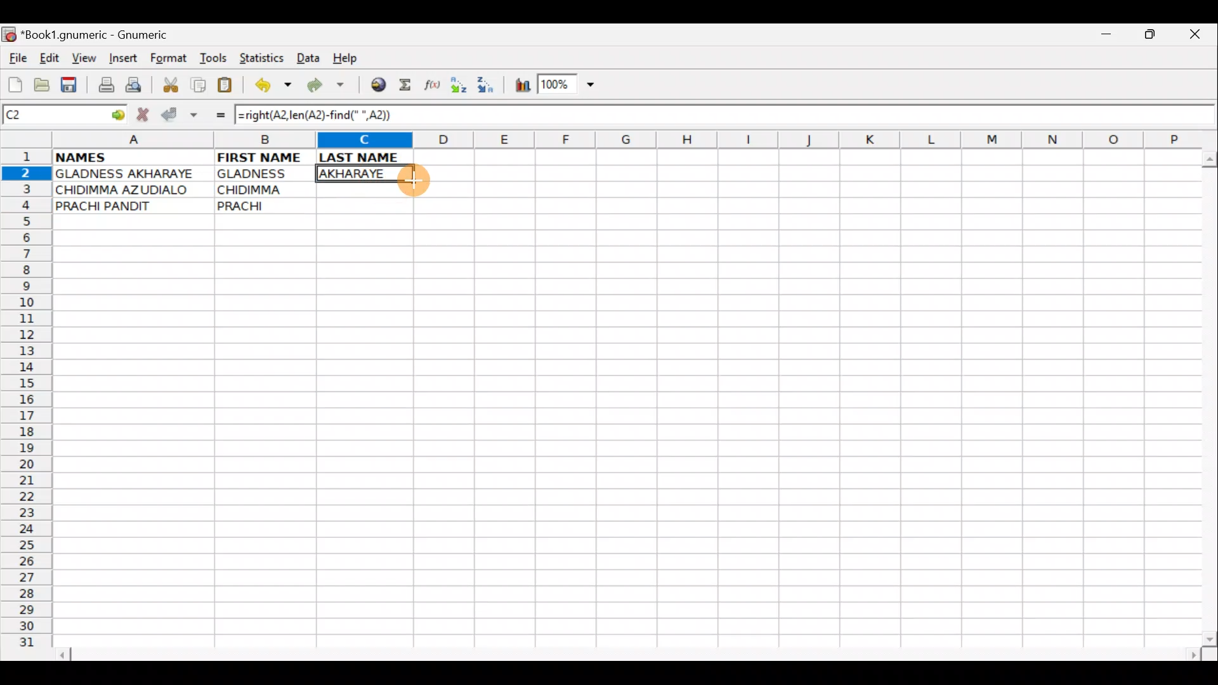 The image size is (1218, 685). I want to click on Data, so click(308, 57).